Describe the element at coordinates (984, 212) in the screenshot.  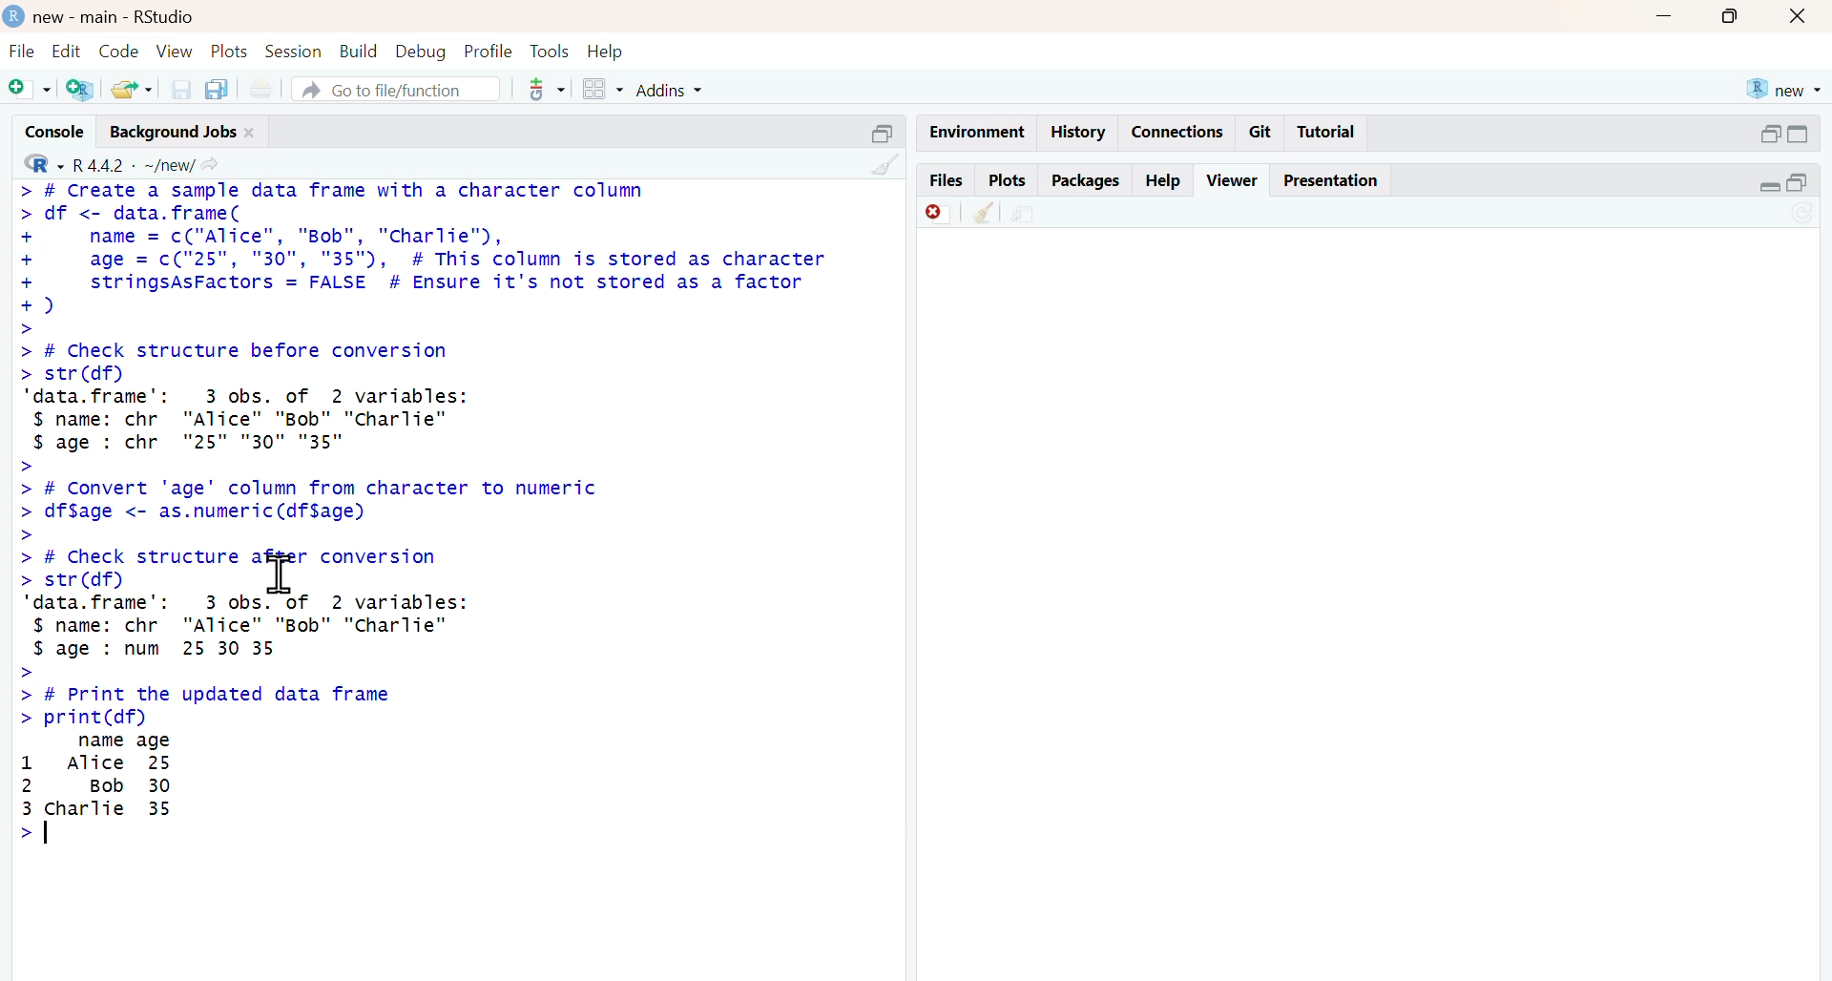
I see `Clean ` at that location.